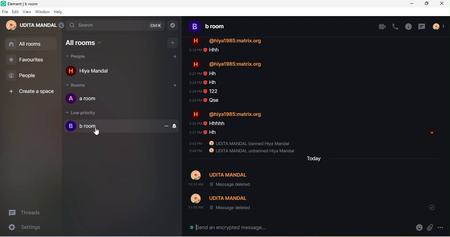 The image size is (450, 237). What do you see at coordinates (175, 56) in the screenshot?
I see `add people` at bounding box center [175, 56].